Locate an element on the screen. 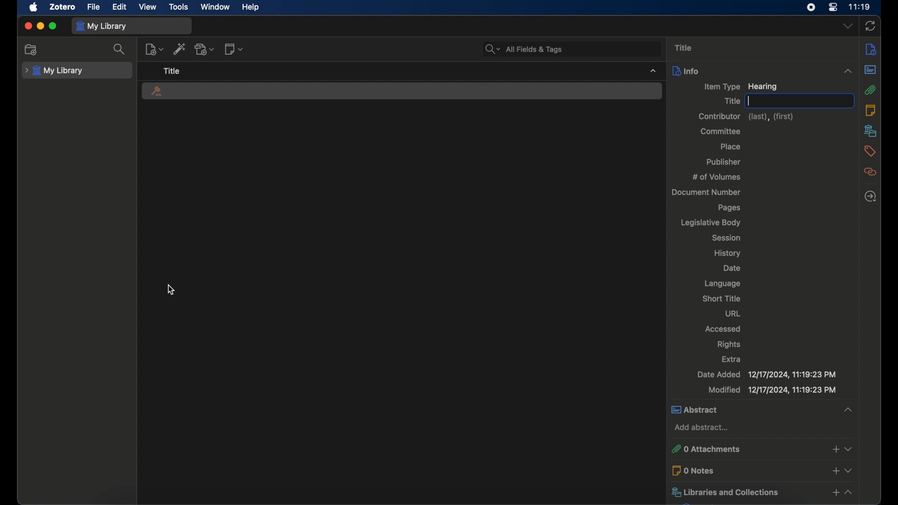 The image size is (898, 505). short title is located at coordinates (722, 298).